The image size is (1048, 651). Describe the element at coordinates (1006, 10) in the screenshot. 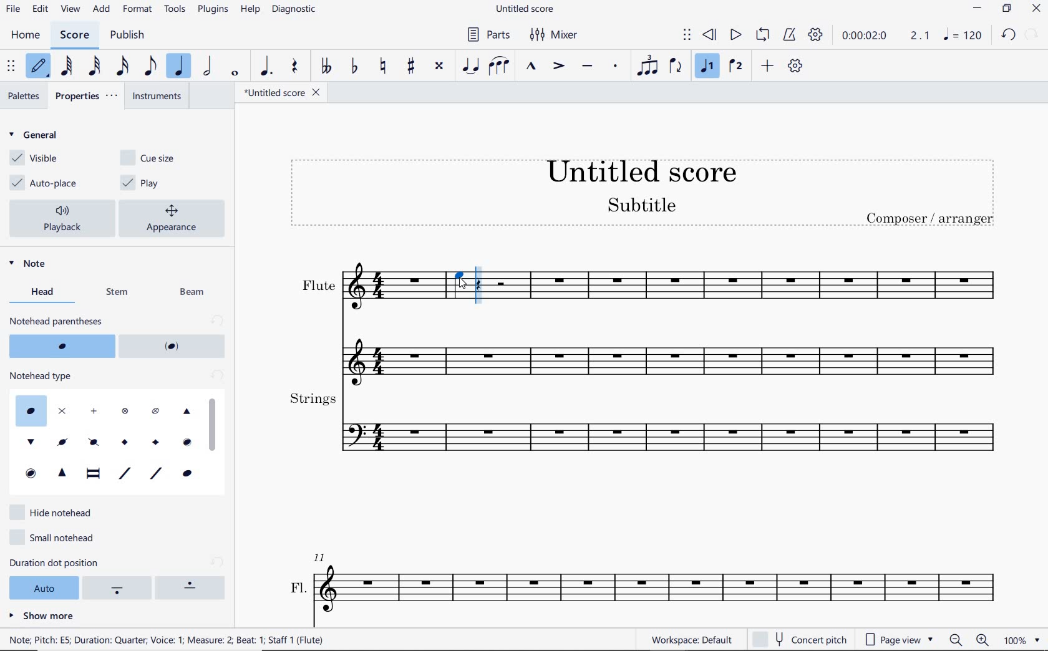

I see `restore down` at that location.